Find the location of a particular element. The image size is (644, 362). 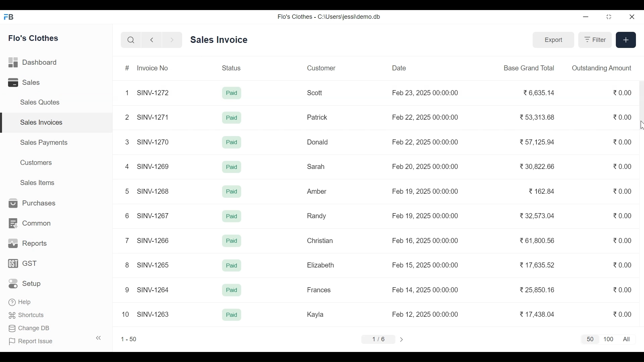

SINV-1264 is located at coordinates (155, 289).